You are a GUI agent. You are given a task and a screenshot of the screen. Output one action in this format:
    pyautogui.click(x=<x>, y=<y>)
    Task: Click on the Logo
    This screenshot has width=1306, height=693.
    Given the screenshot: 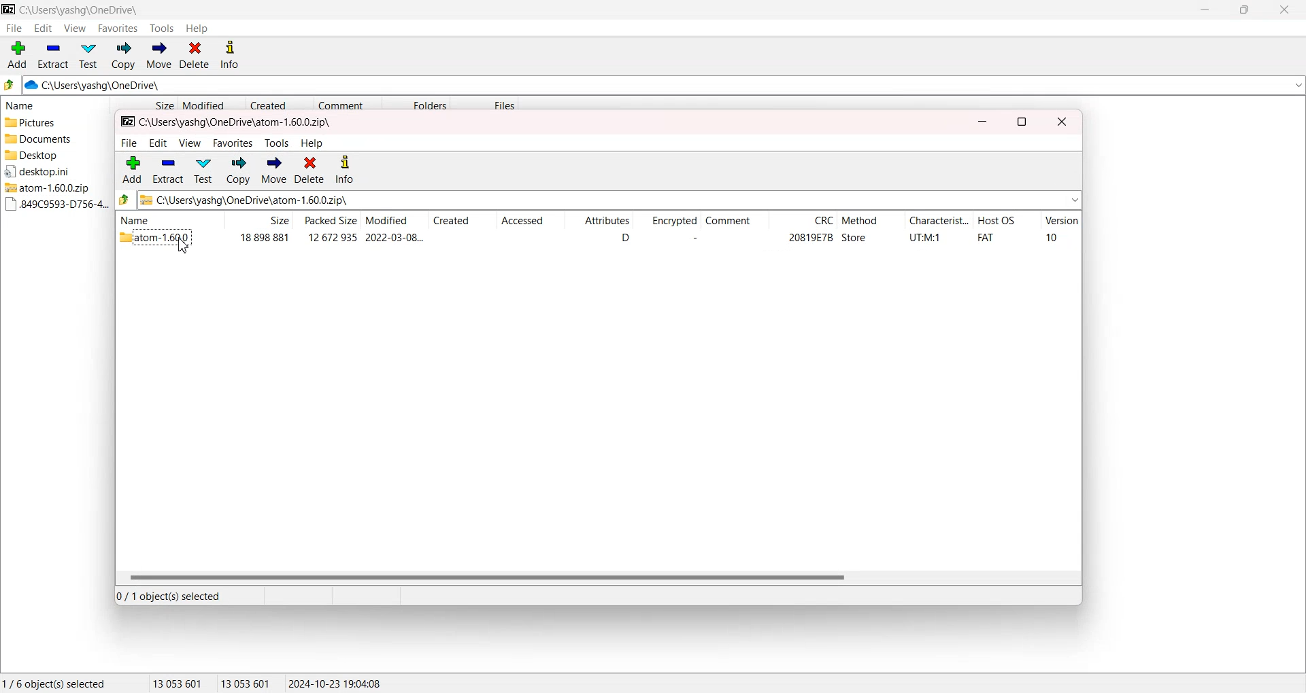 What is the action you would take?
    pyautogui.click(x=9, y=9)
    